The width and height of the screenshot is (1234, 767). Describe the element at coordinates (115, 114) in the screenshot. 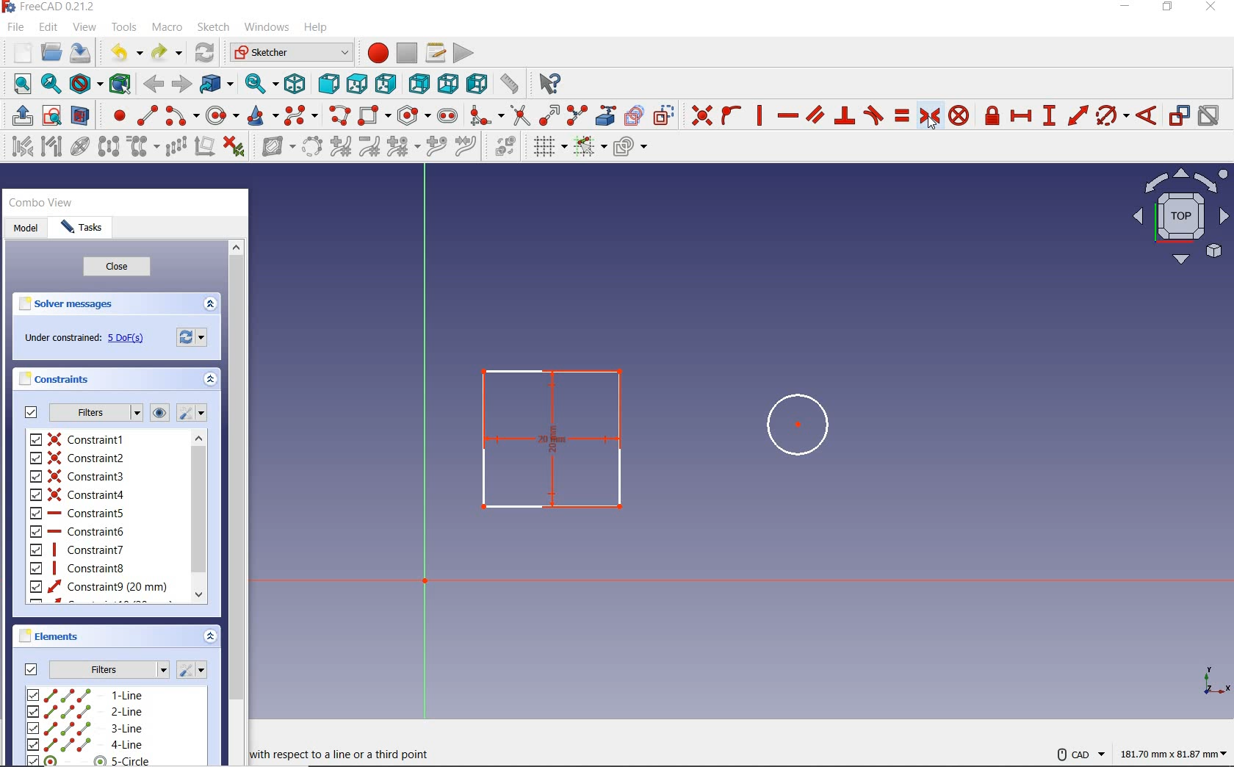

I see `create point` at that location.